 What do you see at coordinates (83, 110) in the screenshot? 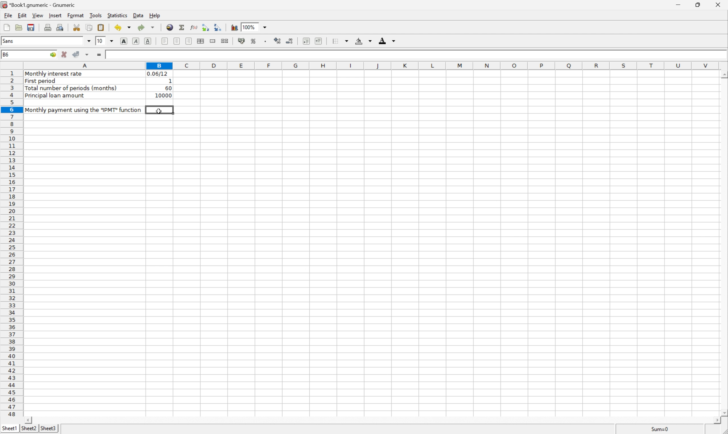
I see `Monthly payment using the "PMT" function` at bounding box center [83, 110].